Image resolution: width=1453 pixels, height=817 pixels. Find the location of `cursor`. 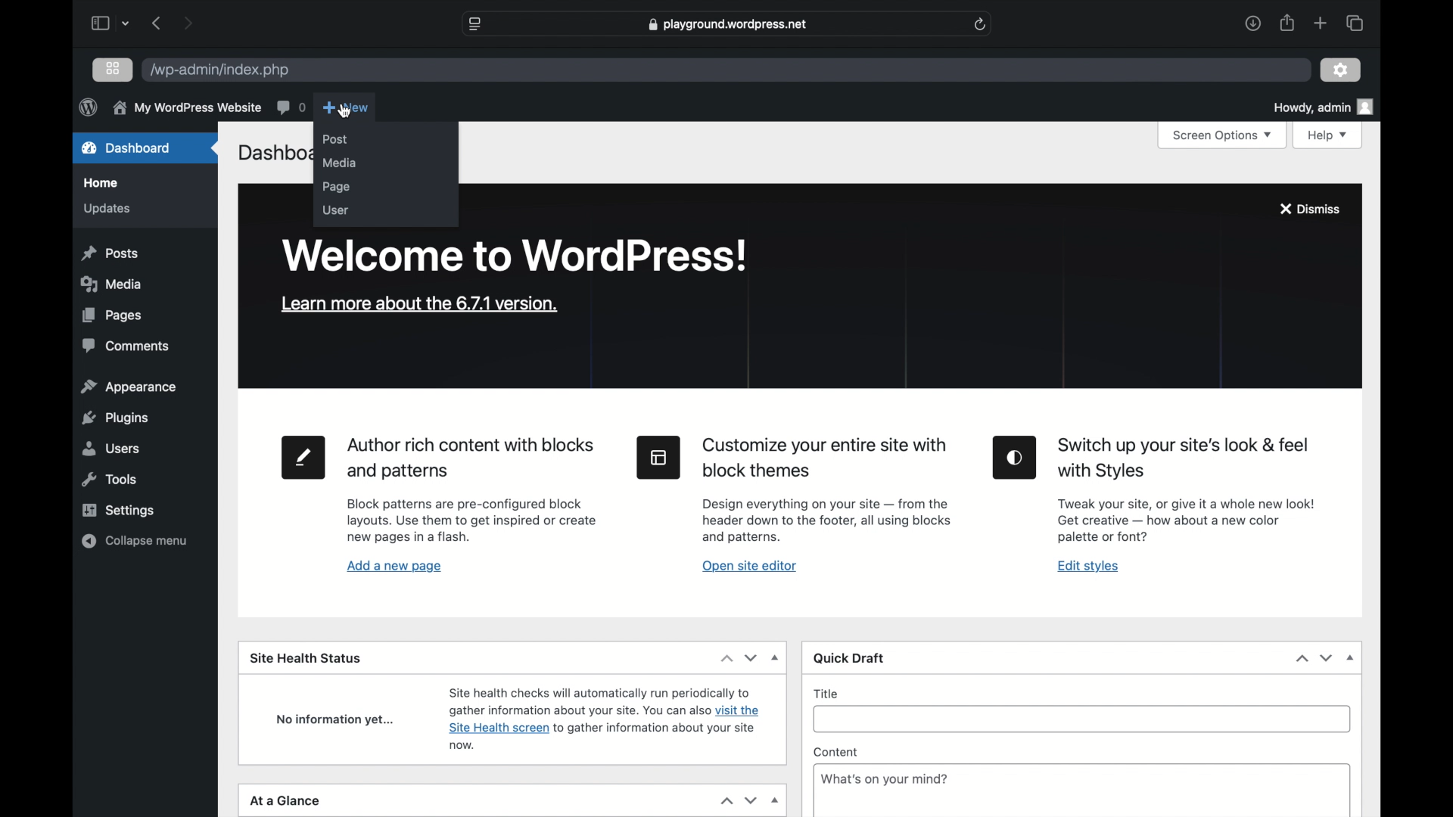

cursor is located at coordinates (344, 111).